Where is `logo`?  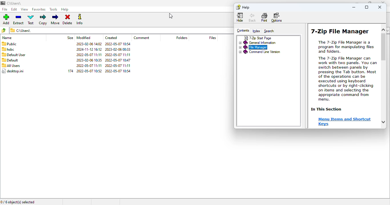 logo is located at coordinates (3, 3).